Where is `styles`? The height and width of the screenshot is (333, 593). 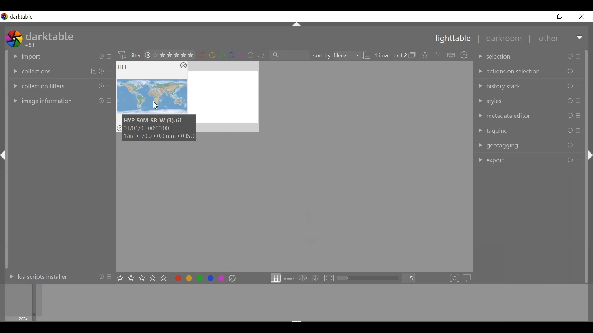 styles is located at coordinates (528, 100).